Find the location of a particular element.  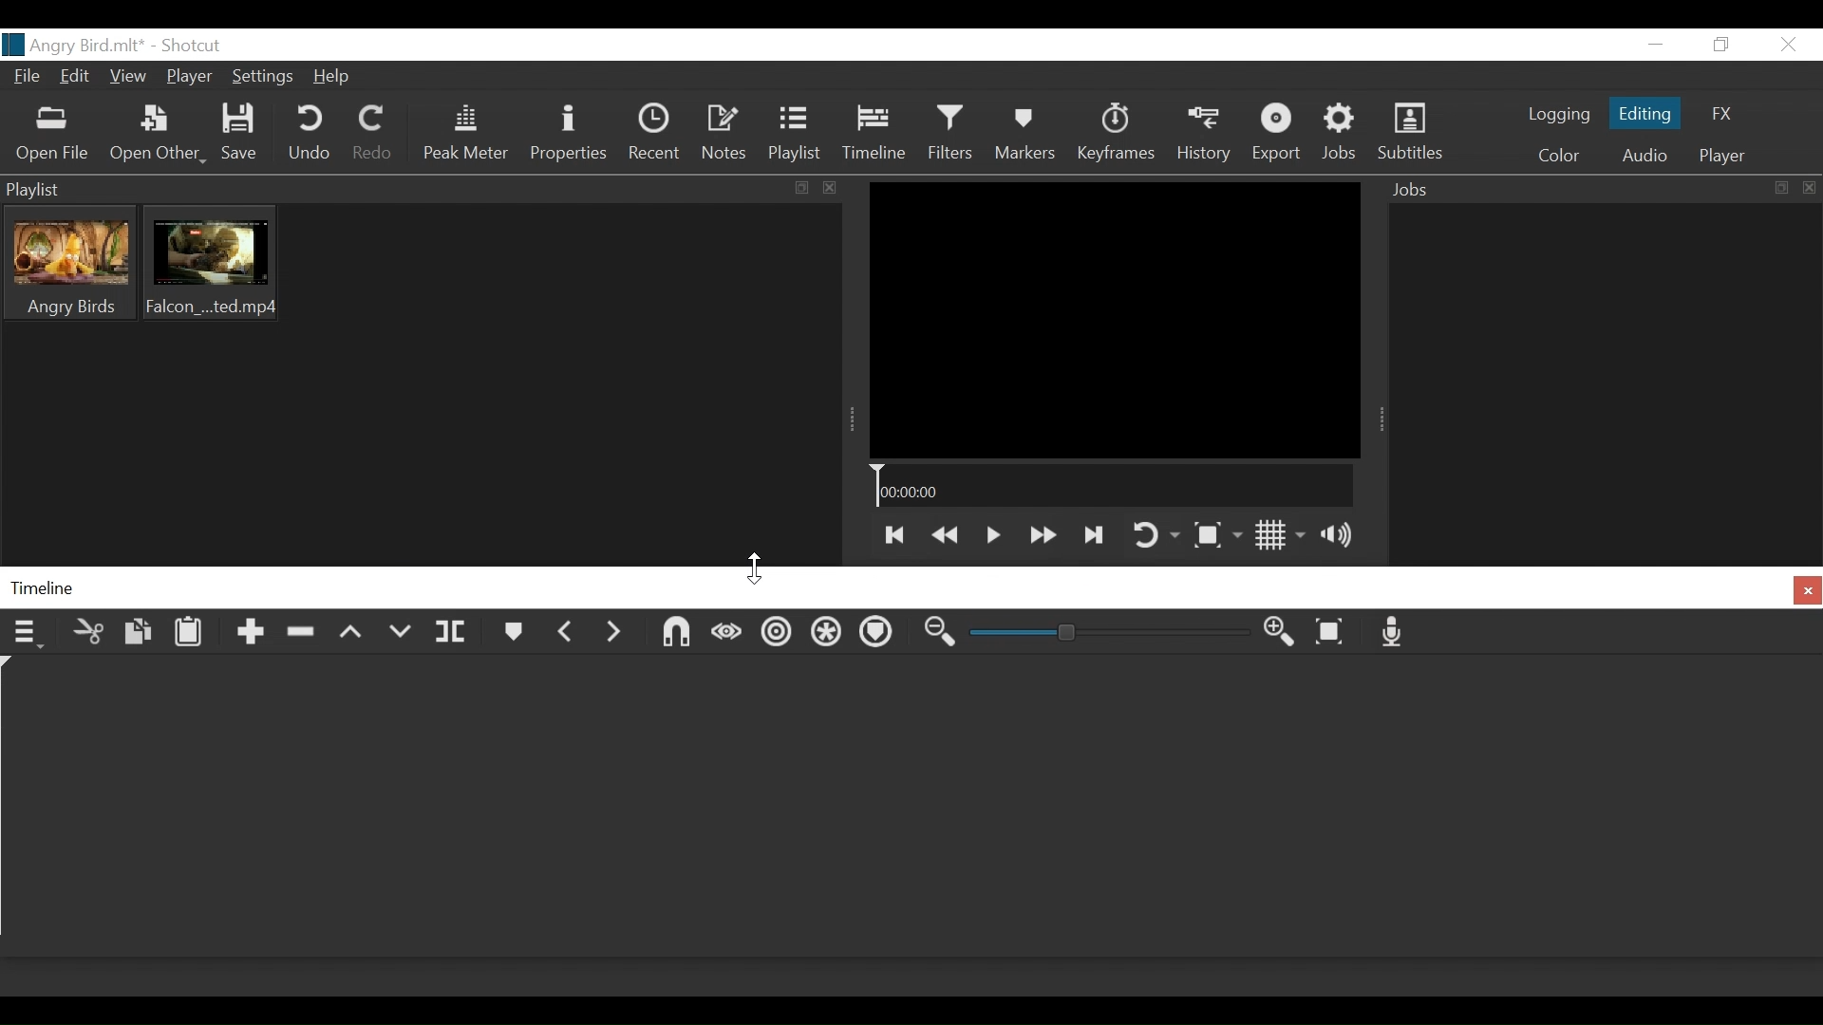

Subtitles is located at coordinates (1414, 133).